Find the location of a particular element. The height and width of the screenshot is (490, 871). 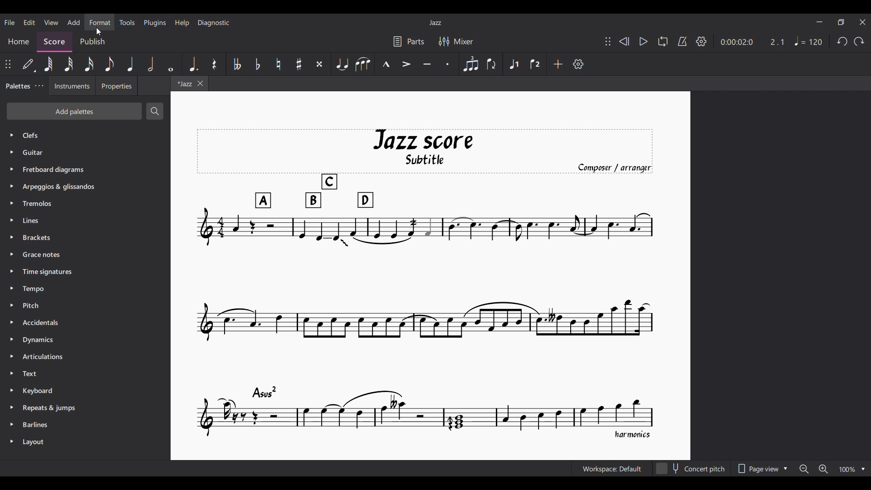

Augmentation dot is located at coordinates (193, 64).